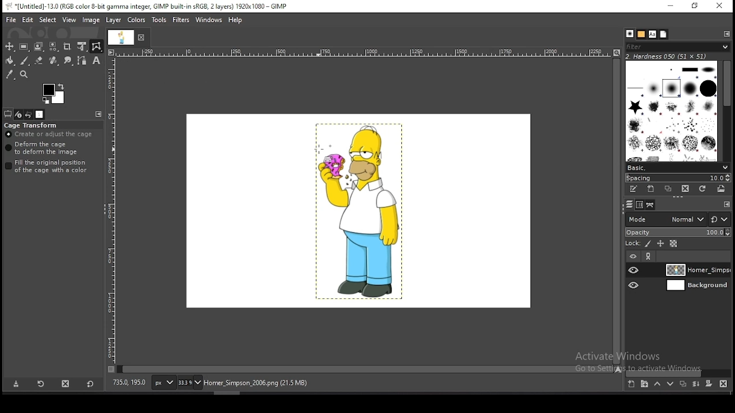  What do you see at coordinates (631, 384) in the screenshot?
I see `create a new layer` at bounding box center [631, 384].